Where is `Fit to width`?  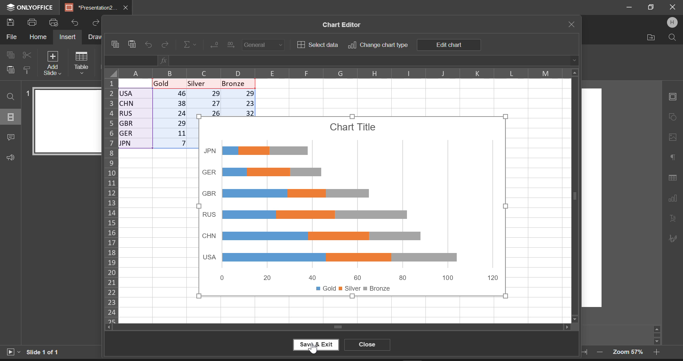
Fit to width is located at coordinates (583, 352).